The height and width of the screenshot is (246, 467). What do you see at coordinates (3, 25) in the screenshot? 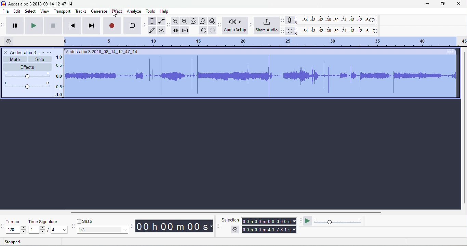
I see `audacity transport toolbar` at bounding box center [3, 25].